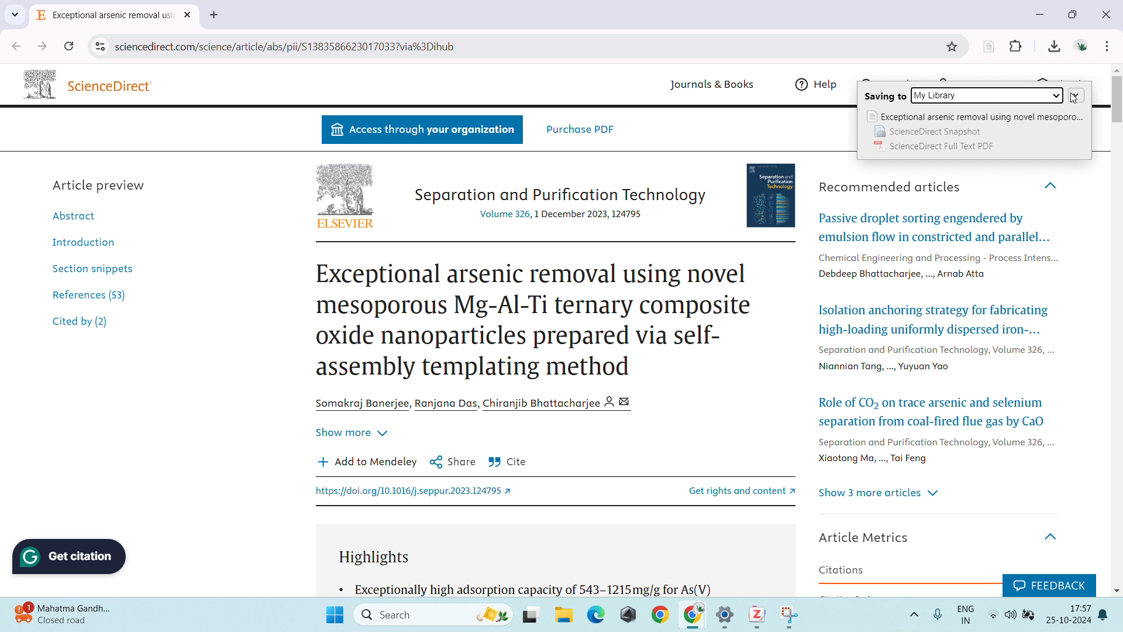 The width and height of the screenshot is (1123, 632). I want to click on Article preview, so click(101, 184).